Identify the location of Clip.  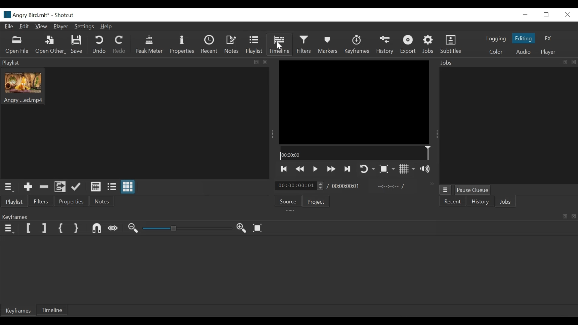
(24, 86).